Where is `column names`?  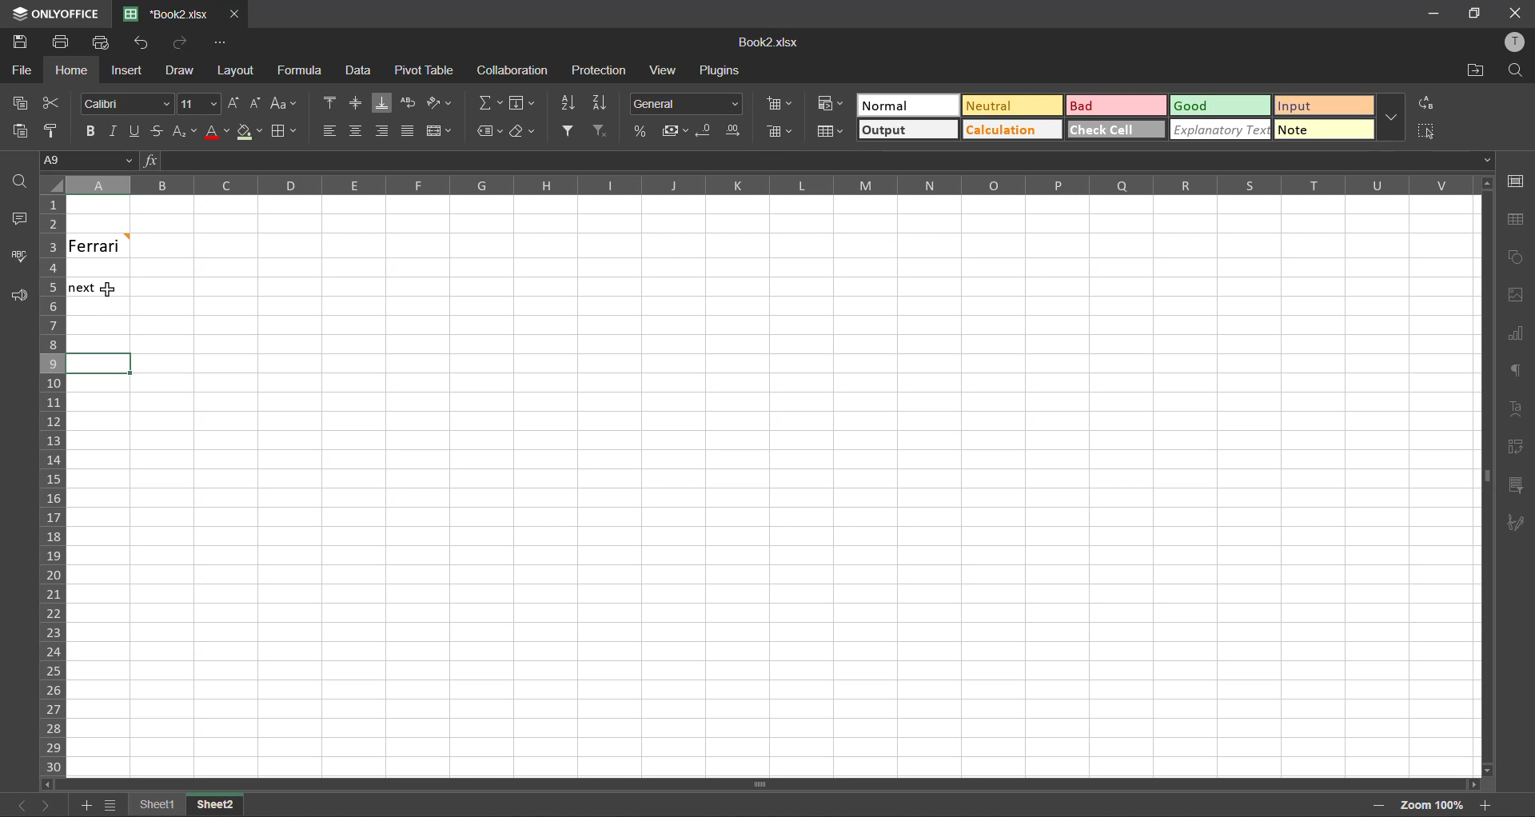
column names is located at coordinates (753, 184).